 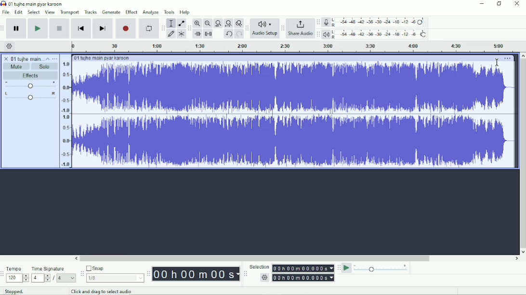 What do you see at coordinates (218, 23) in the screenshot?
I see `Fit selection to width` at bounding box center [218, 23].